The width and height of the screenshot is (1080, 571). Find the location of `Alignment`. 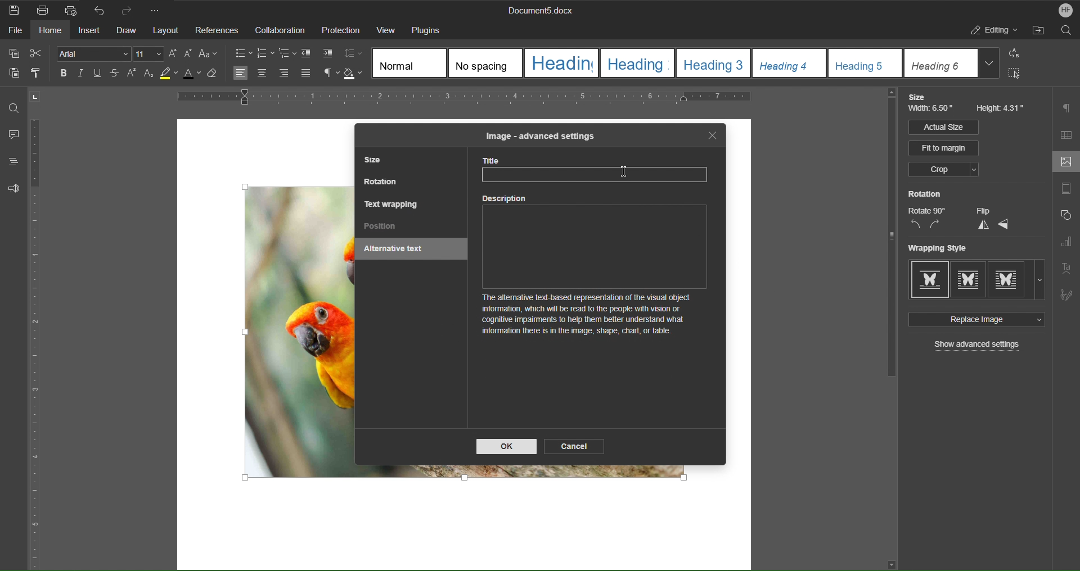

Alignment is located at coordinates (271, 74).